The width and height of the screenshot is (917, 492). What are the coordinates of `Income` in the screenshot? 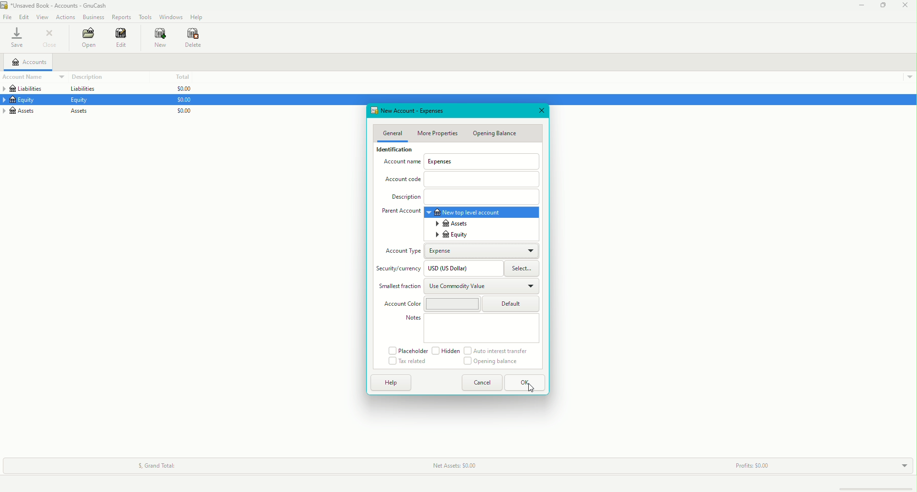 It's located at (483, 285).